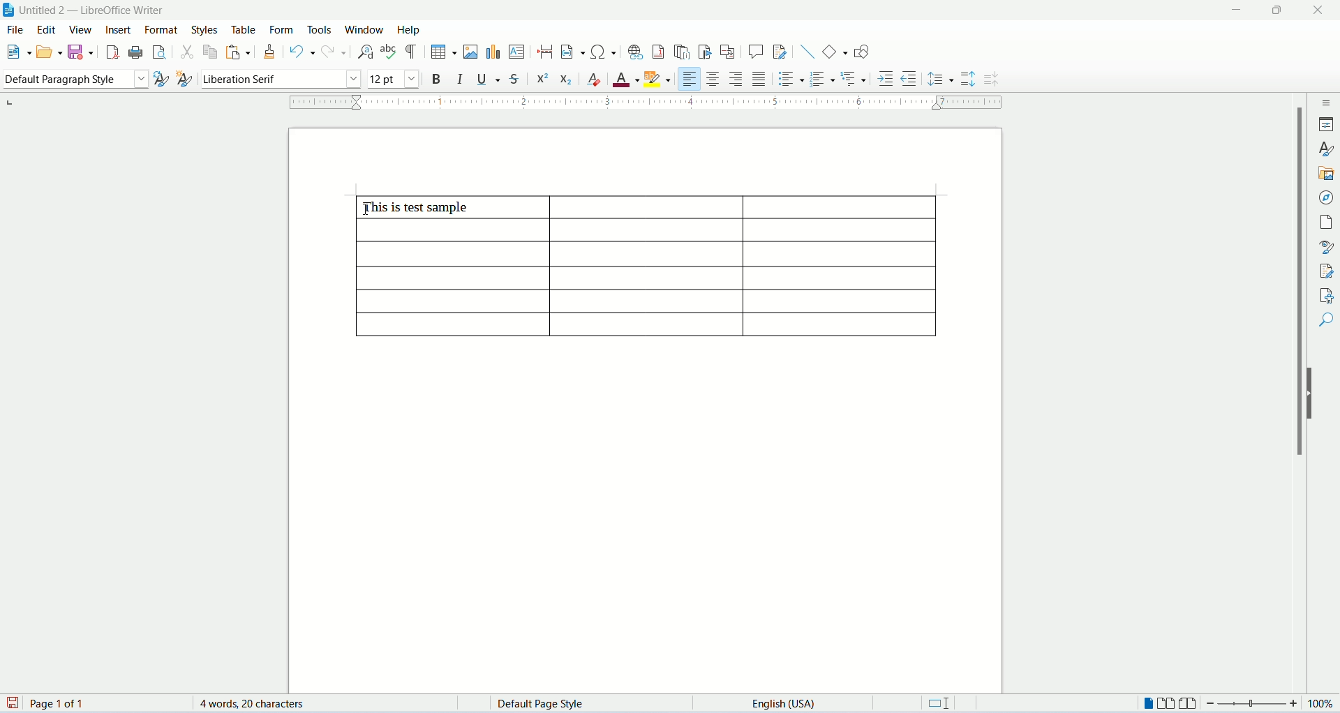  Describe the element at coordinates (1327, 196) in the screenshot. I see `navigator` at that location.